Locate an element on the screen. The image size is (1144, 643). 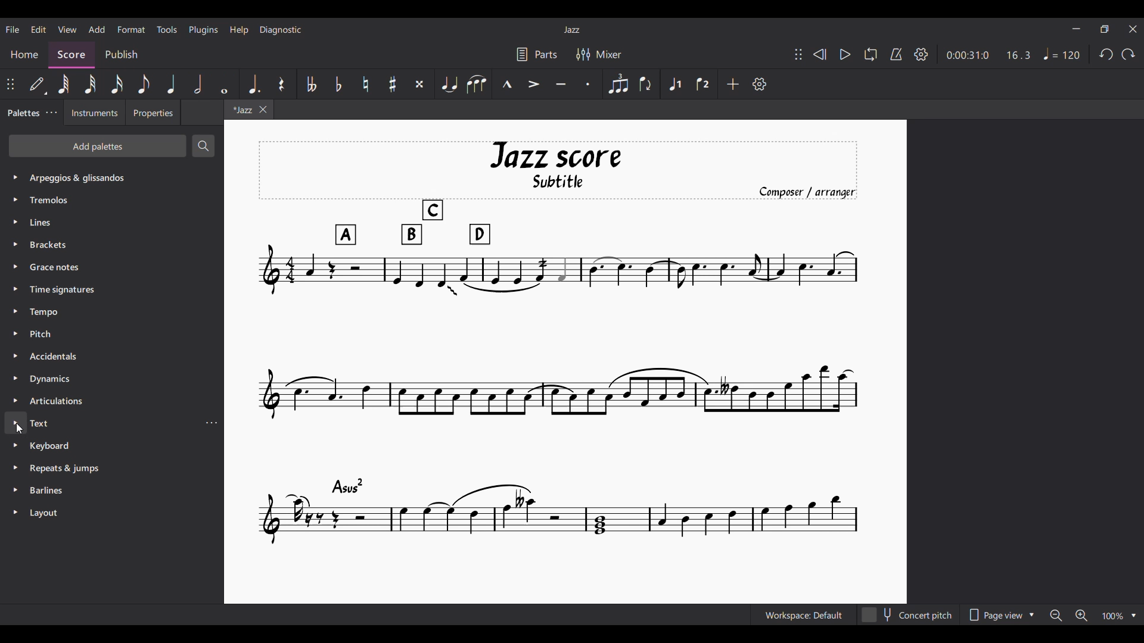
Rest is located at coordinates (281, 83).